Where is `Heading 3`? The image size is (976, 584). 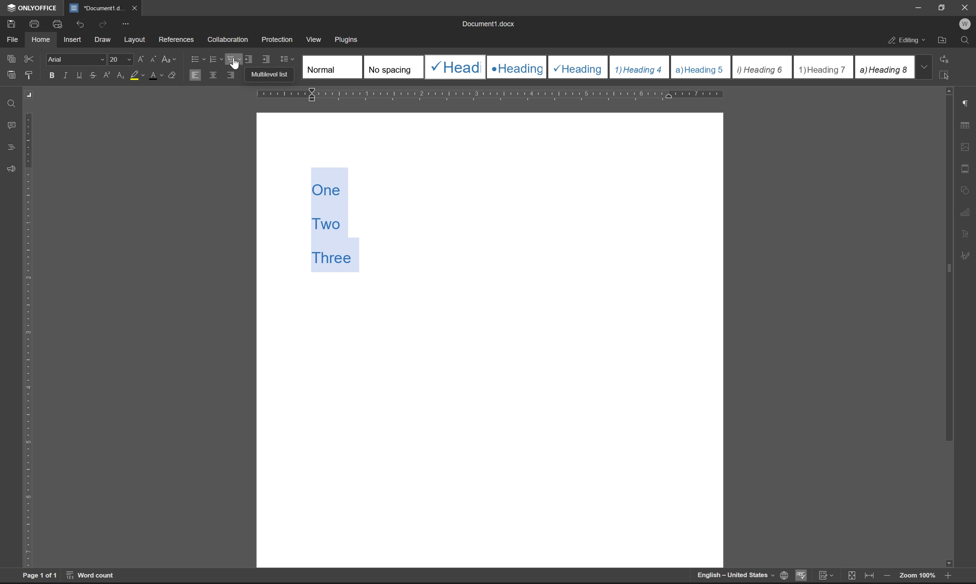
Heading 3 is located at coordinates (578, 67).